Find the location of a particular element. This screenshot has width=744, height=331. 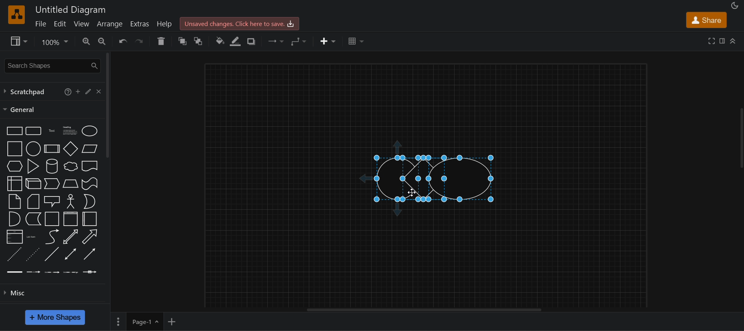

zoom out is located at coordinates (101, 40).